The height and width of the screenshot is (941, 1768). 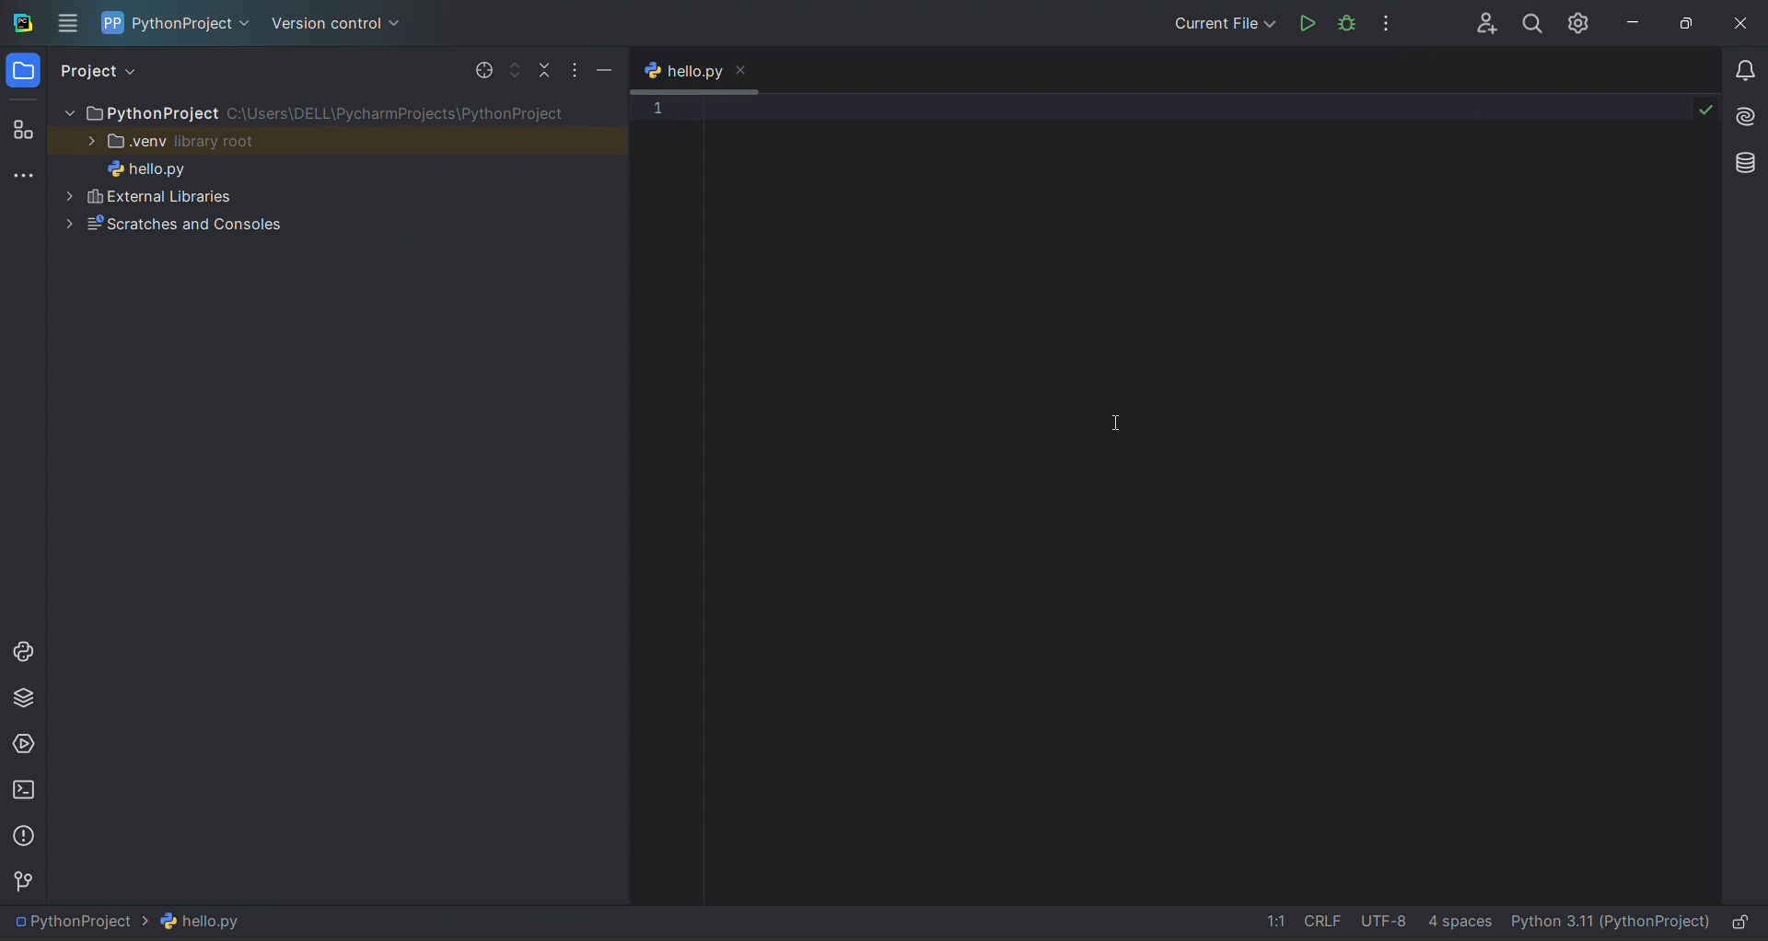 What do you see at coordinates (26, 743) in the screenshot?
I see `services` at bounding box center [26, 743].